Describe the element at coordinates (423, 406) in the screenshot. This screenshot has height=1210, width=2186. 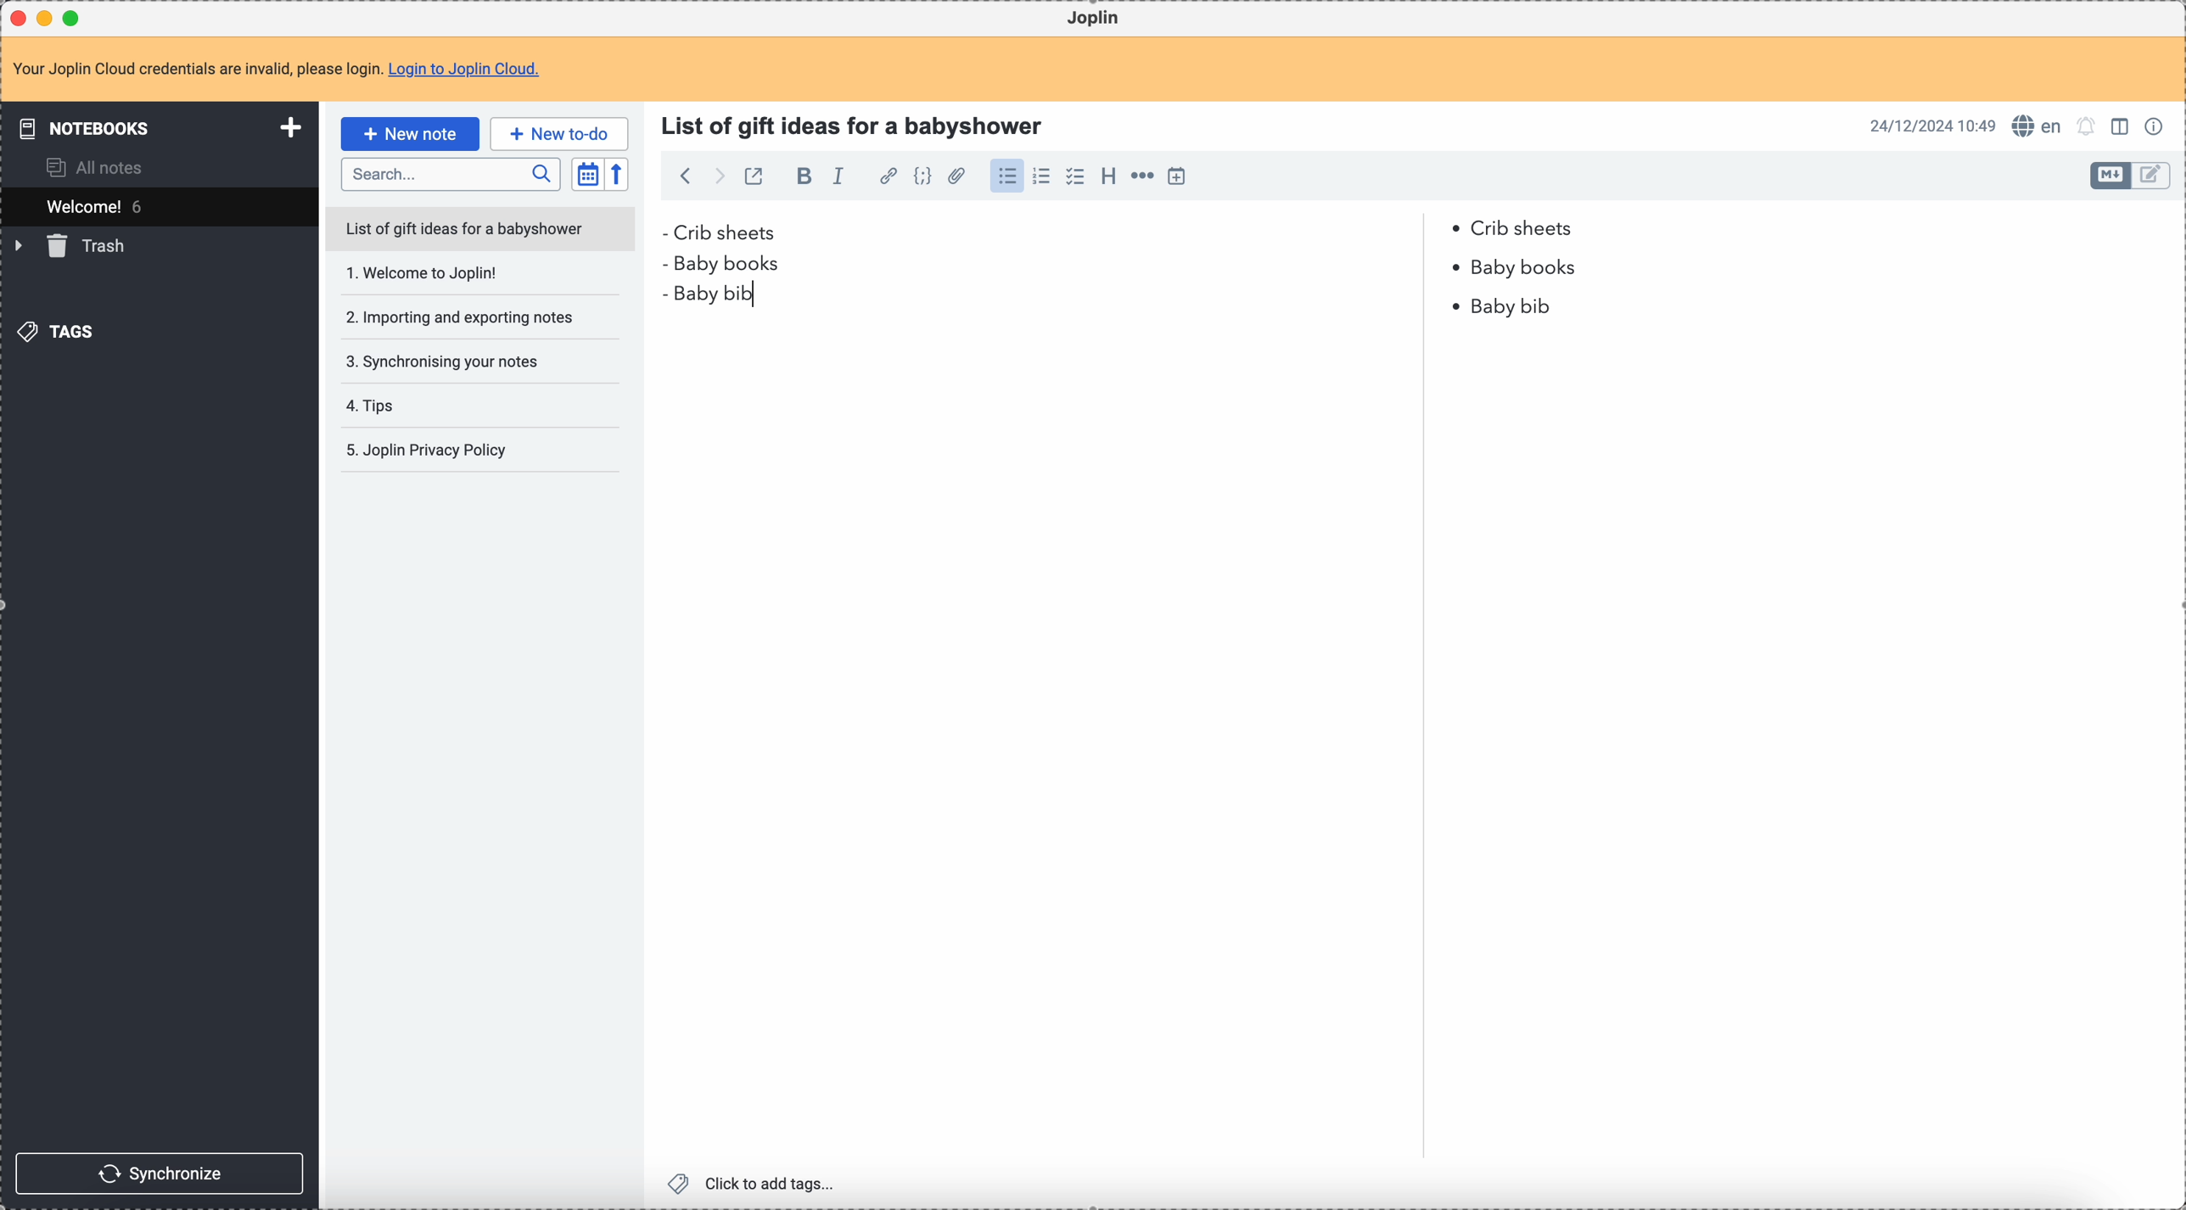
I see `tips` at that location.